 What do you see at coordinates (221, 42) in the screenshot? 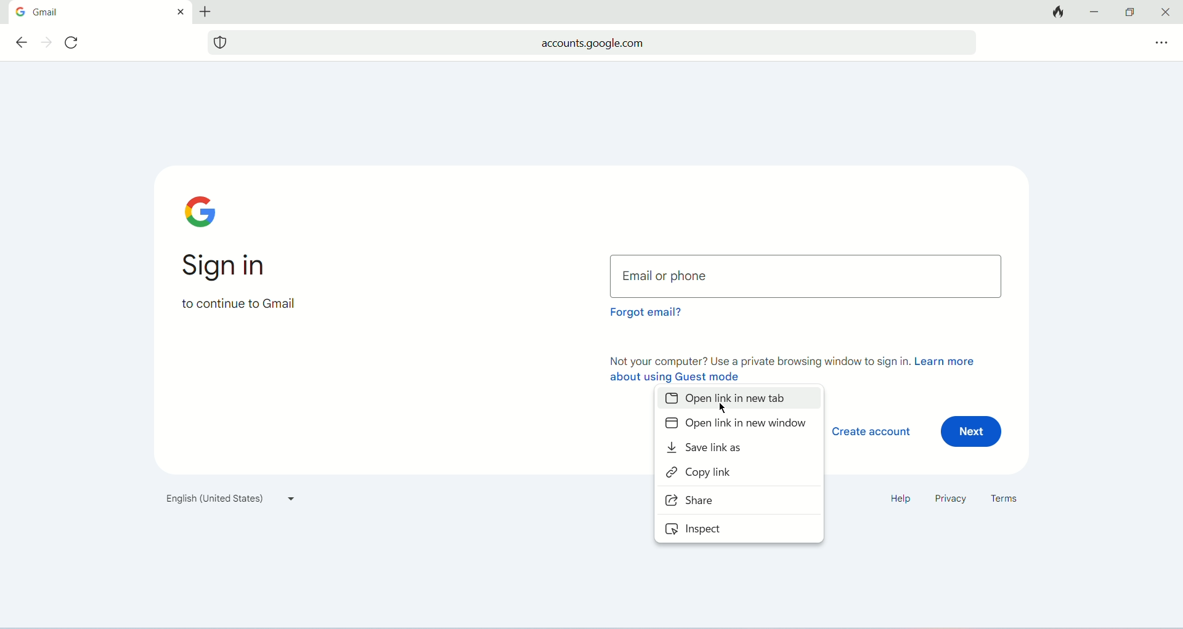
I see `website tracking logo` at bounding box center [221, 42].